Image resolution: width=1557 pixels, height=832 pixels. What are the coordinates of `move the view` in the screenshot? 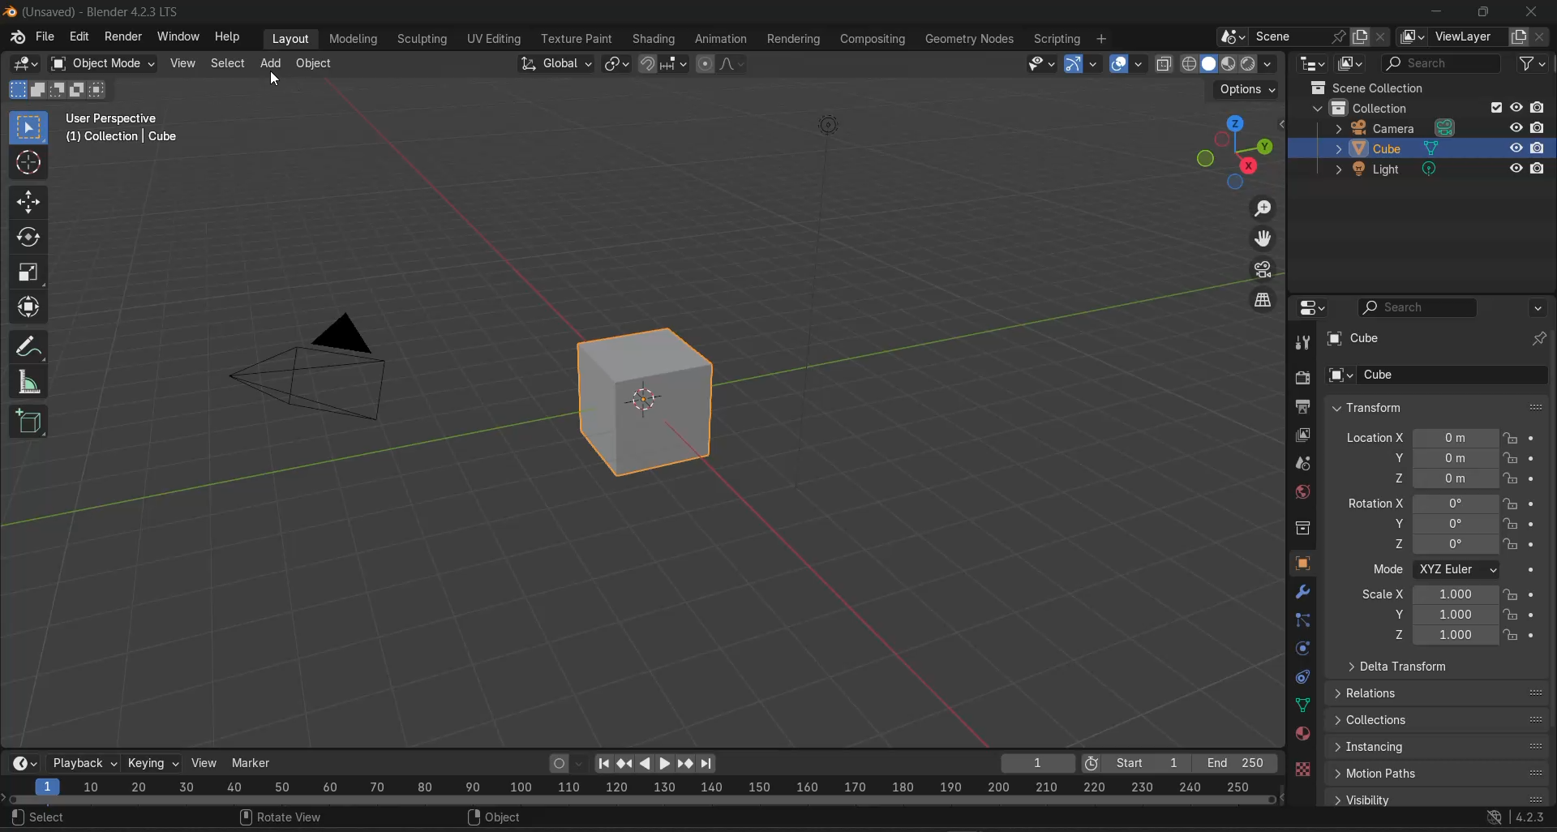 It's located at (1267, 240).